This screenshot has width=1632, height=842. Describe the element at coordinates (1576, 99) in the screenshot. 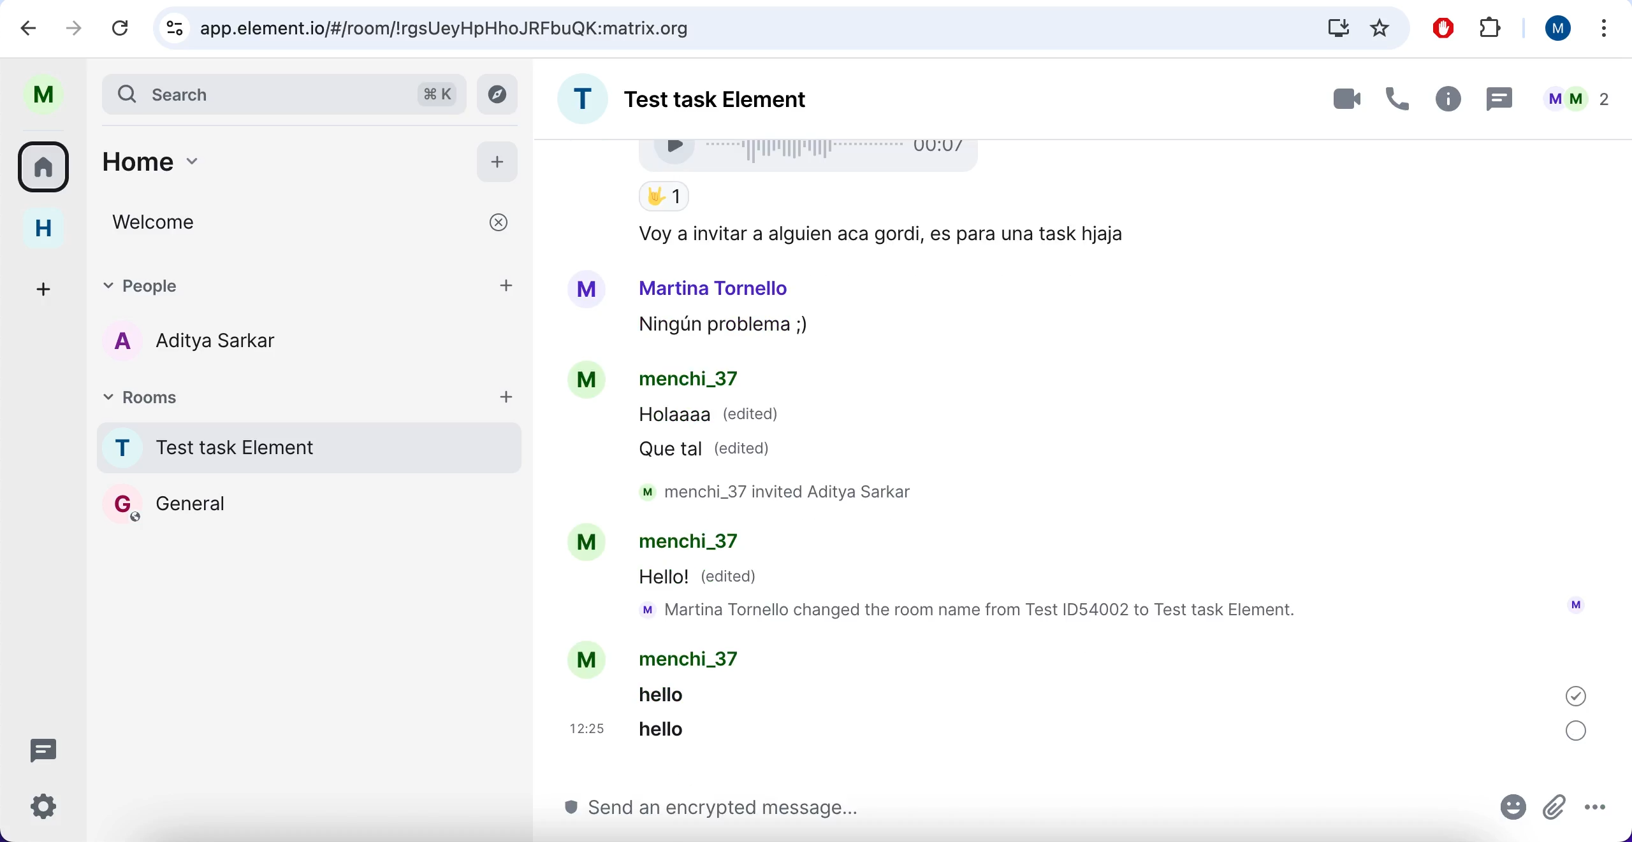

I see `people` at that location.